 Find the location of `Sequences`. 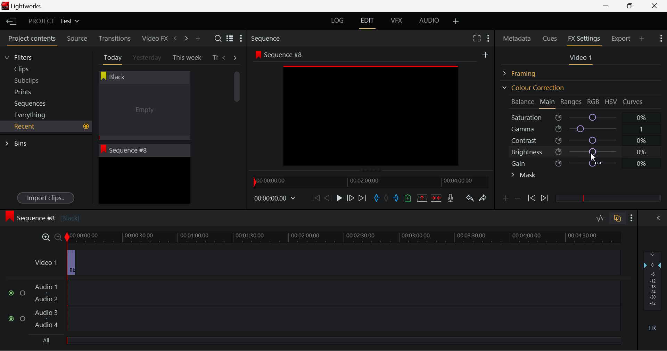

Sequences is located at coordinates (32, 103).